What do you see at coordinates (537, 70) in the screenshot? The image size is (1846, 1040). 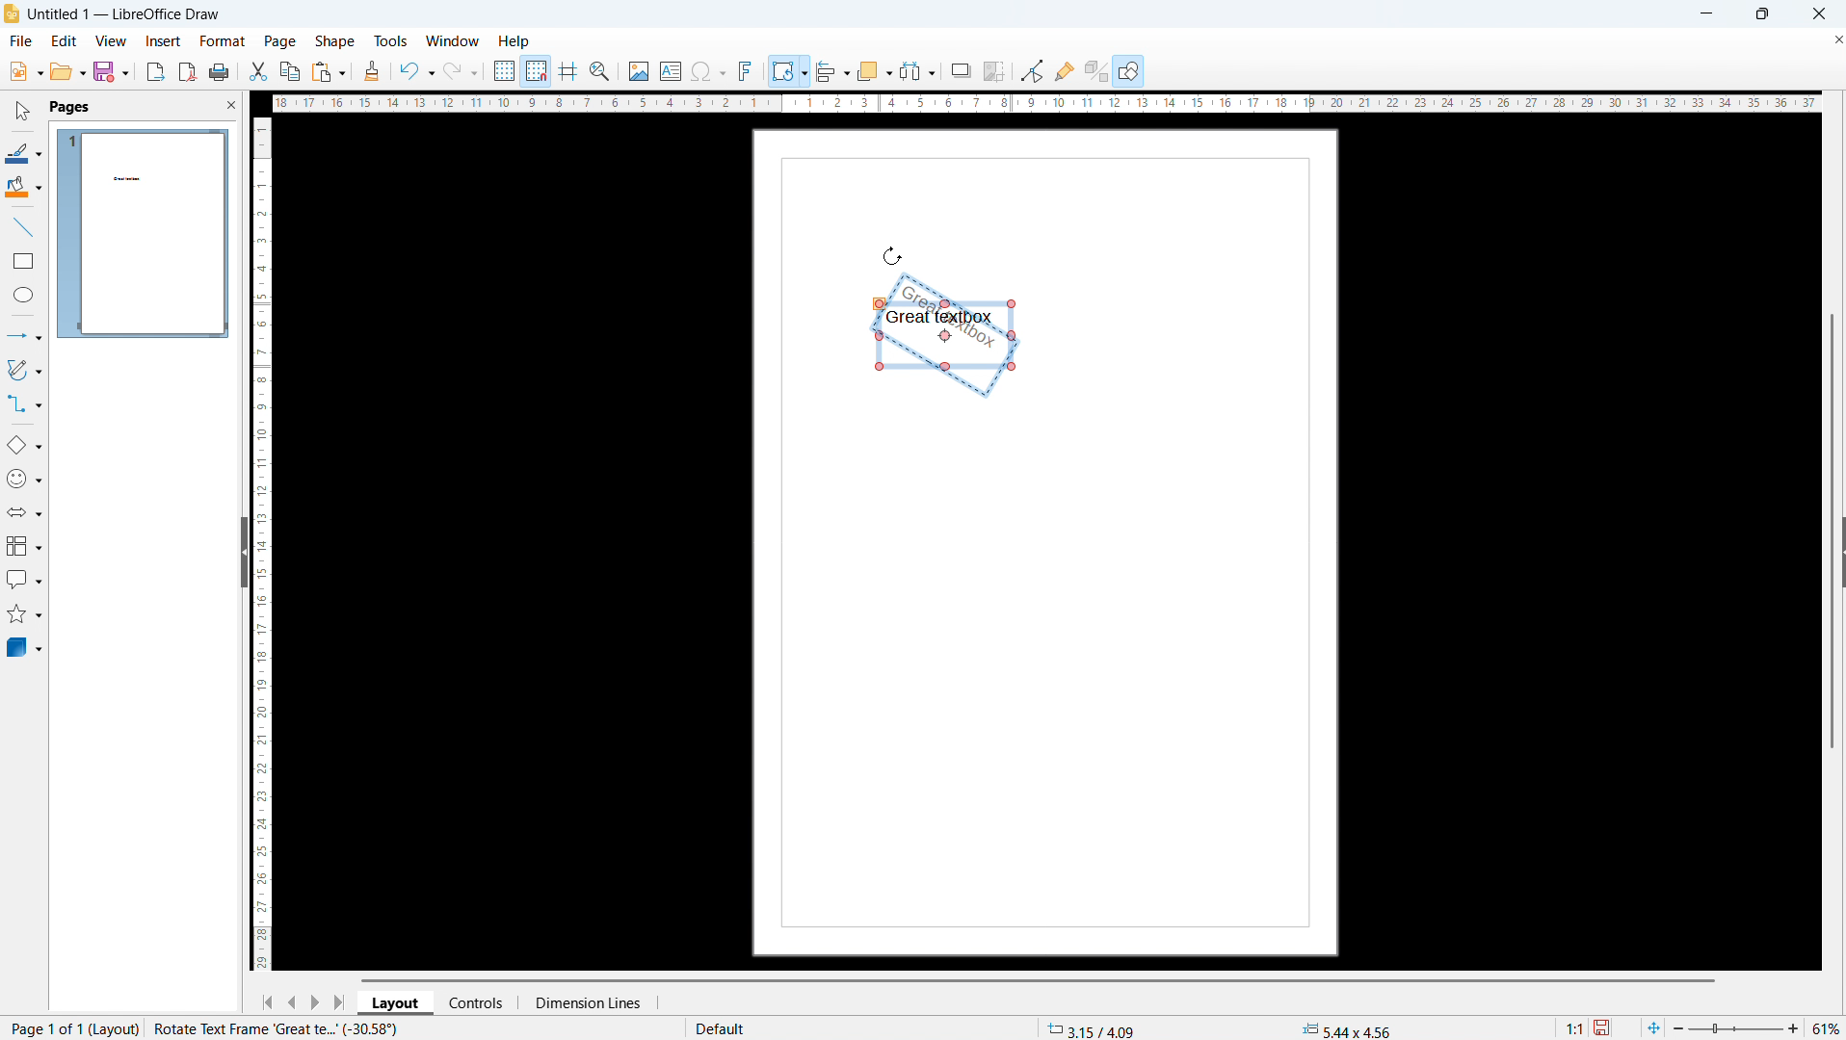 I see `snap to grid` at bounding box center [537, 70].